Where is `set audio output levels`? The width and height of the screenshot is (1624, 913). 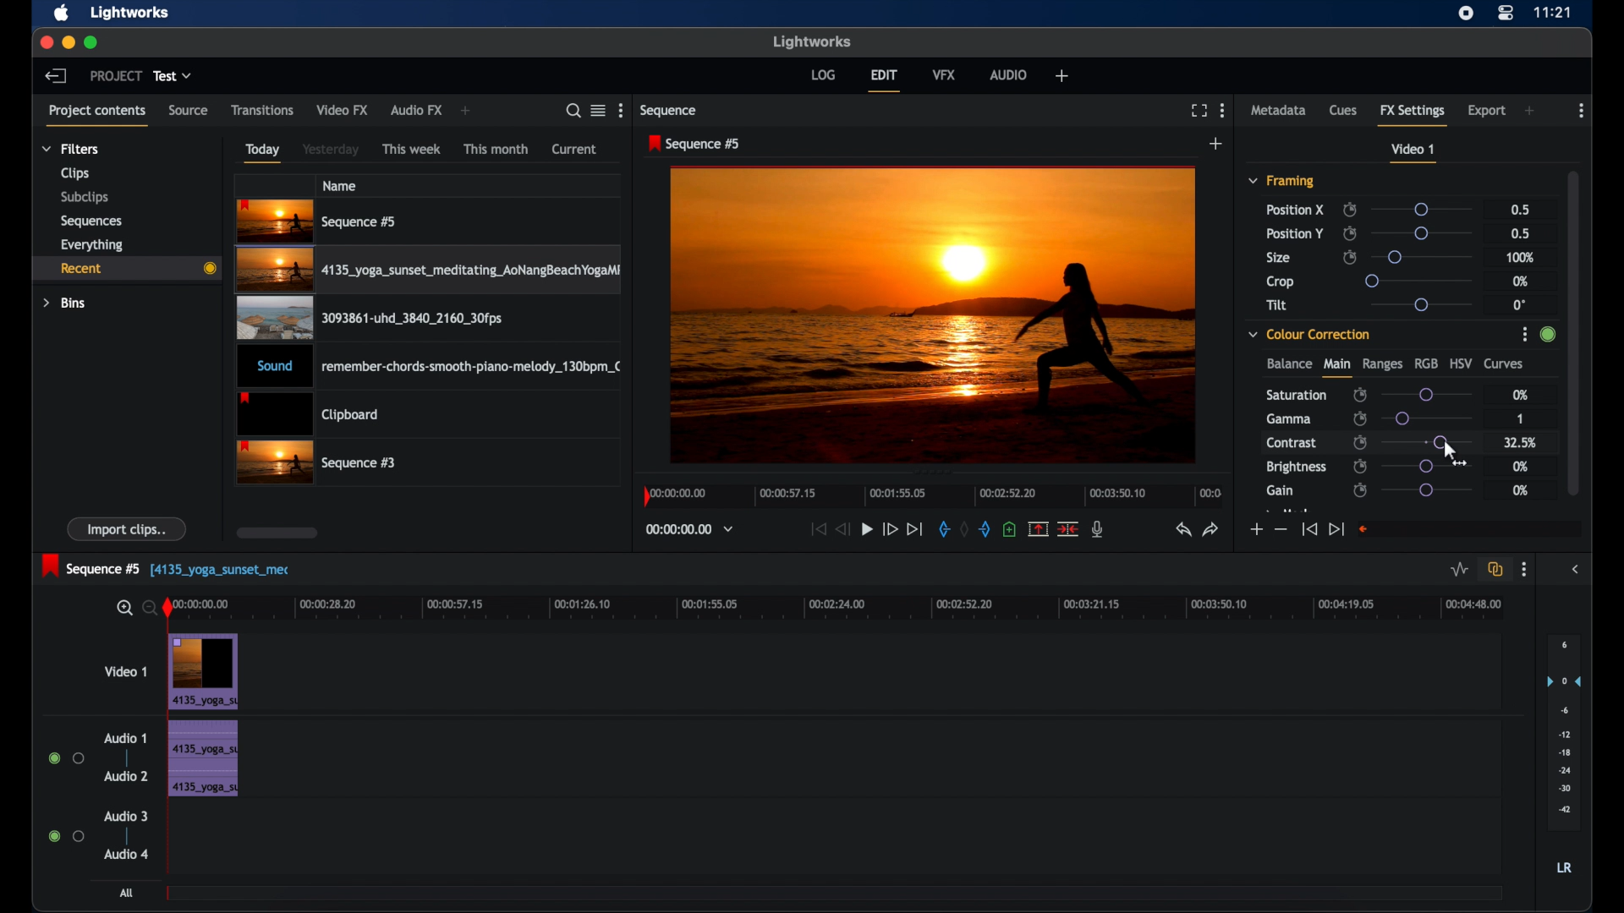 set audio output levels is located at coordinates (1564, 730).